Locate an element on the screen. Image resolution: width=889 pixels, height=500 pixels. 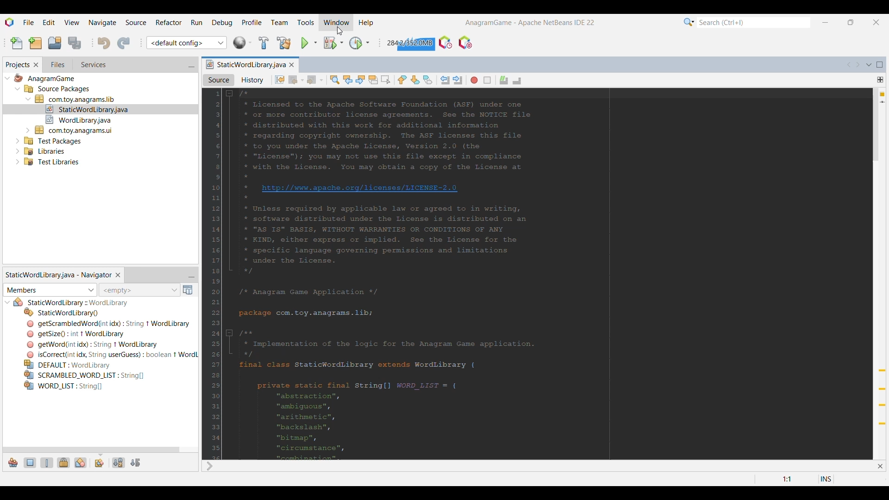
 is located at coordinates (88, 108).